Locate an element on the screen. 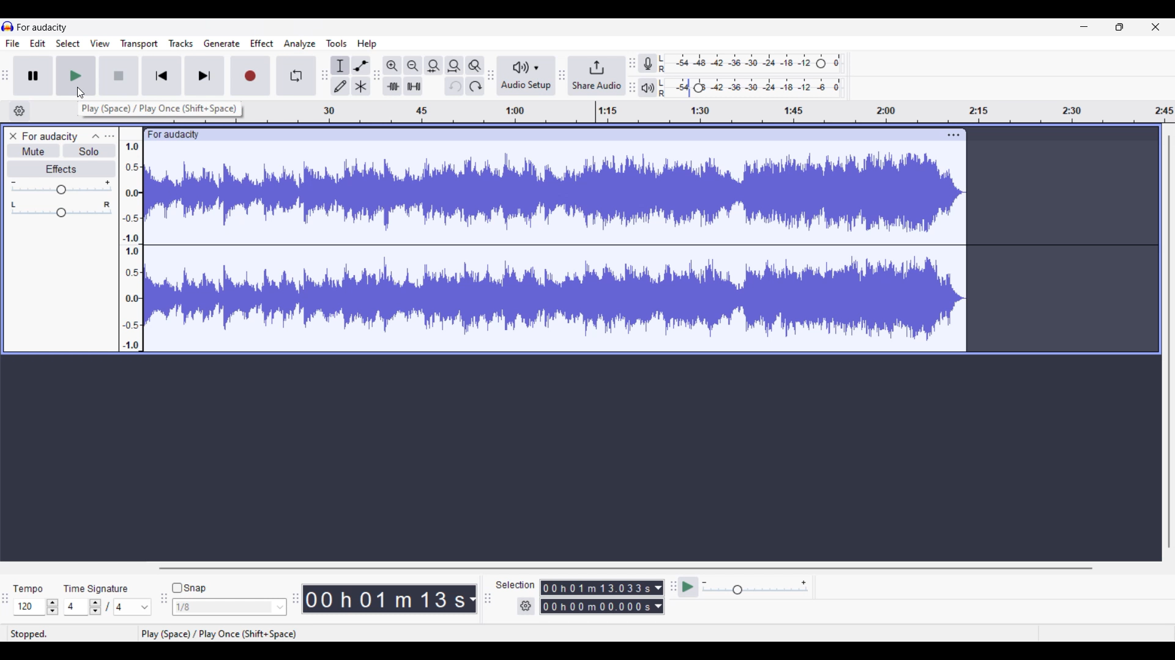  Record meter is located at coordinates (647, 64).